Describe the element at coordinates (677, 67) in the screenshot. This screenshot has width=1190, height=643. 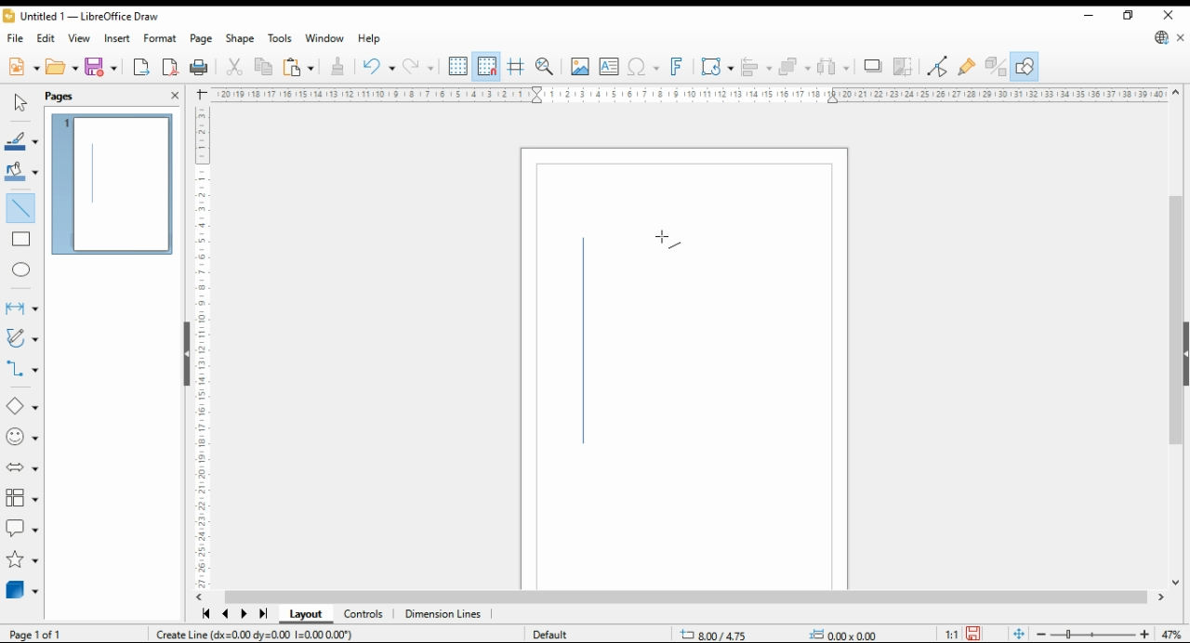
I see `insert fontwork text` at that location.